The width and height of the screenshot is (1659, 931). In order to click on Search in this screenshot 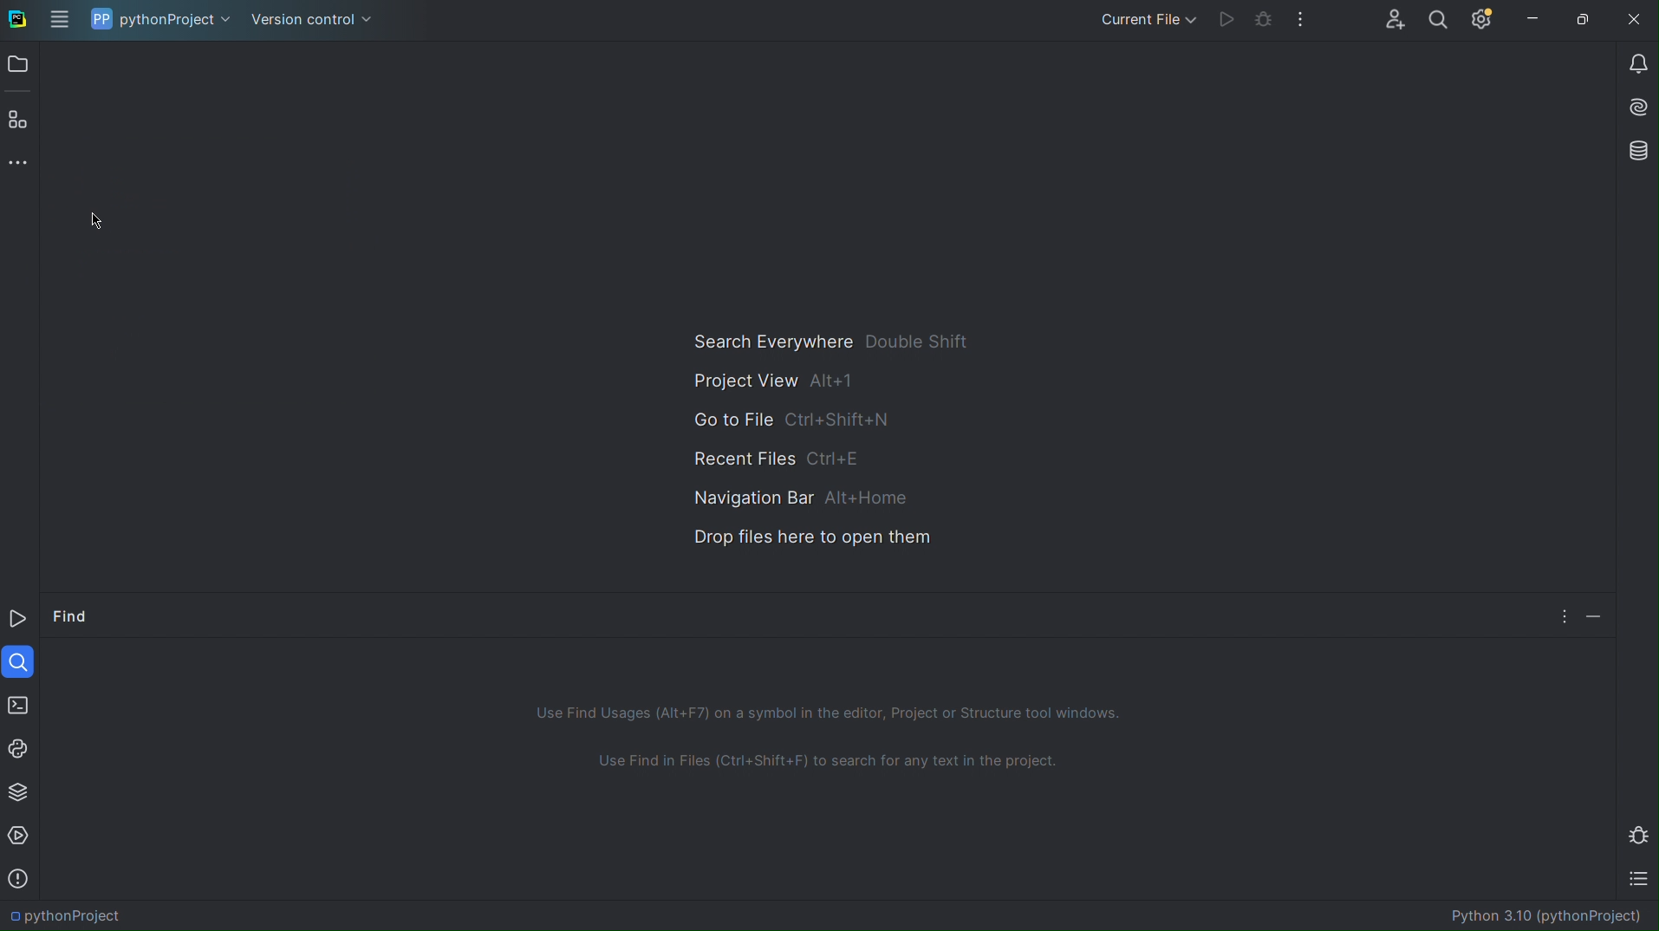, I will do `click(1443, 22)`.